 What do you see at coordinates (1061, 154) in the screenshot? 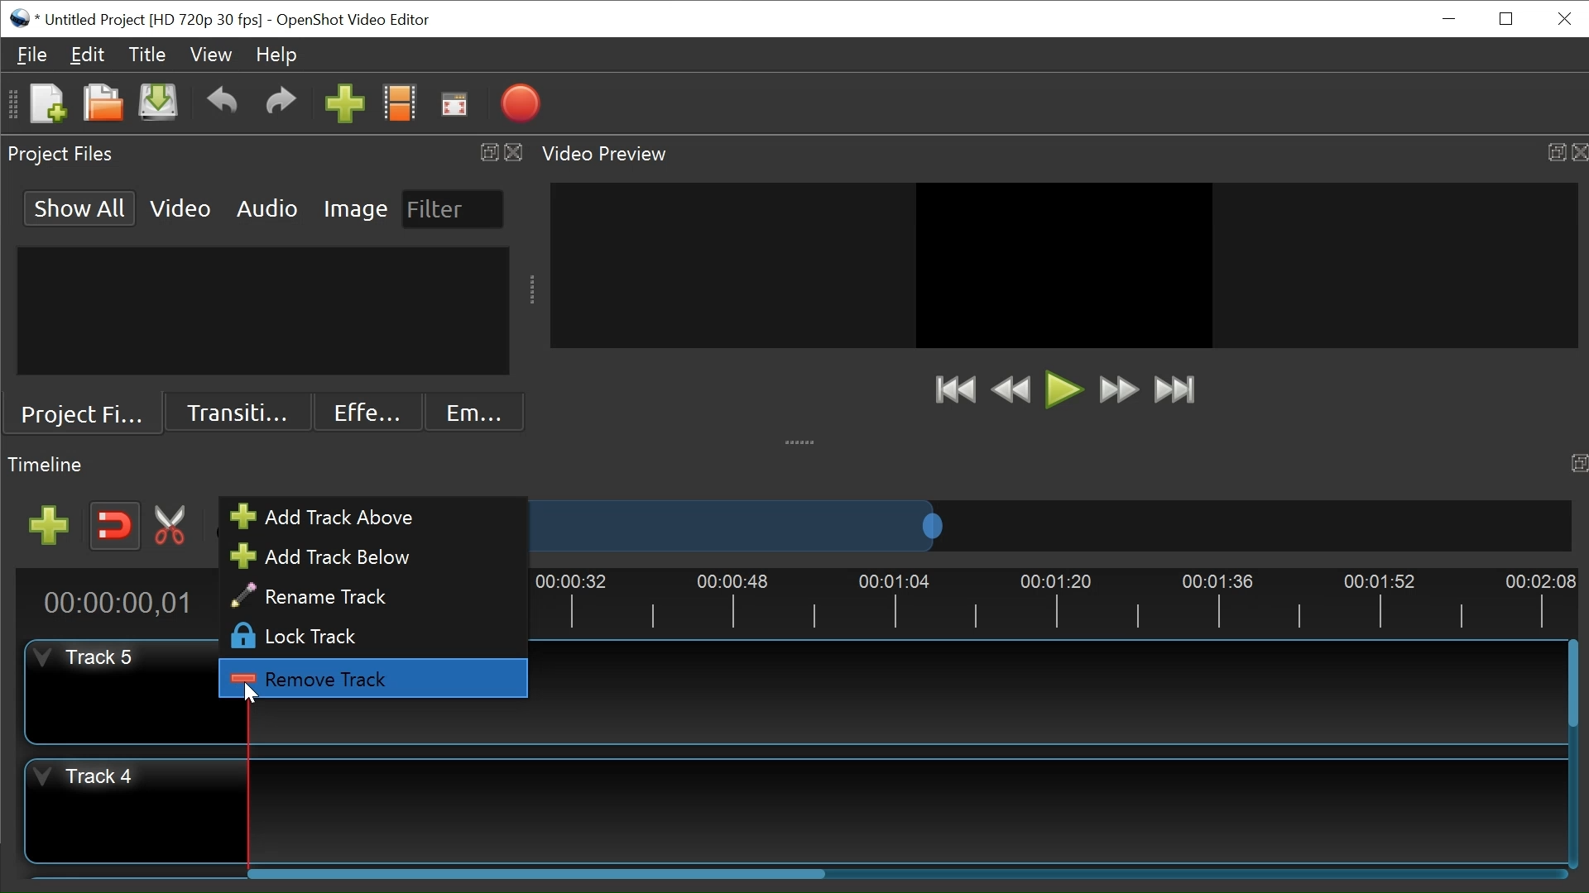
I see `Video Preview Panel` at bounding box center [1061, 154].